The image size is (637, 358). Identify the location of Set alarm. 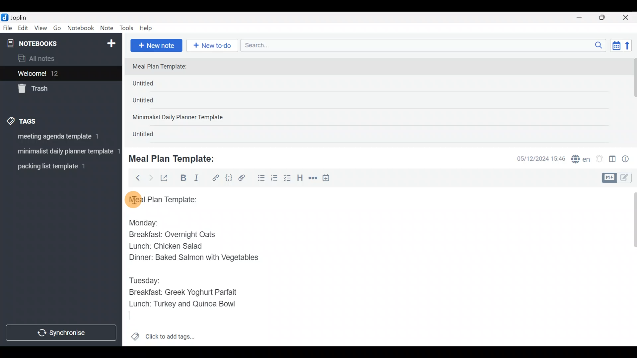
(600, 159).